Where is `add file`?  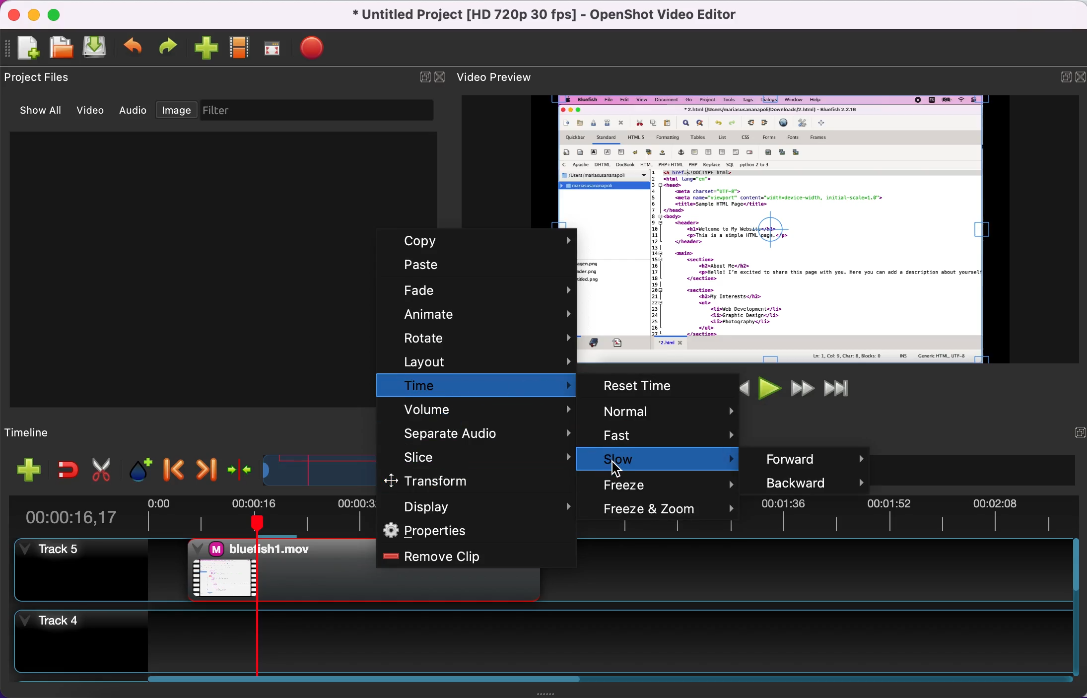 add file is located at coordinates (23, 470).